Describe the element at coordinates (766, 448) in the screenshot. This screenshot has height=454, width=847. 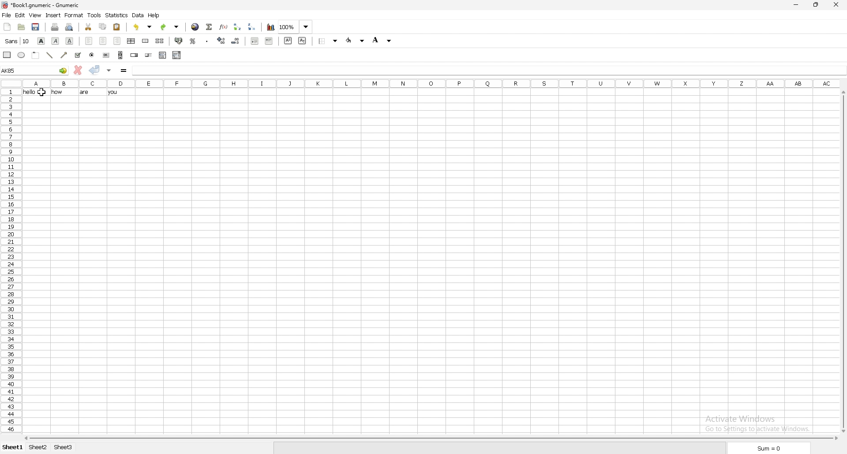
I see `sum` at that location.